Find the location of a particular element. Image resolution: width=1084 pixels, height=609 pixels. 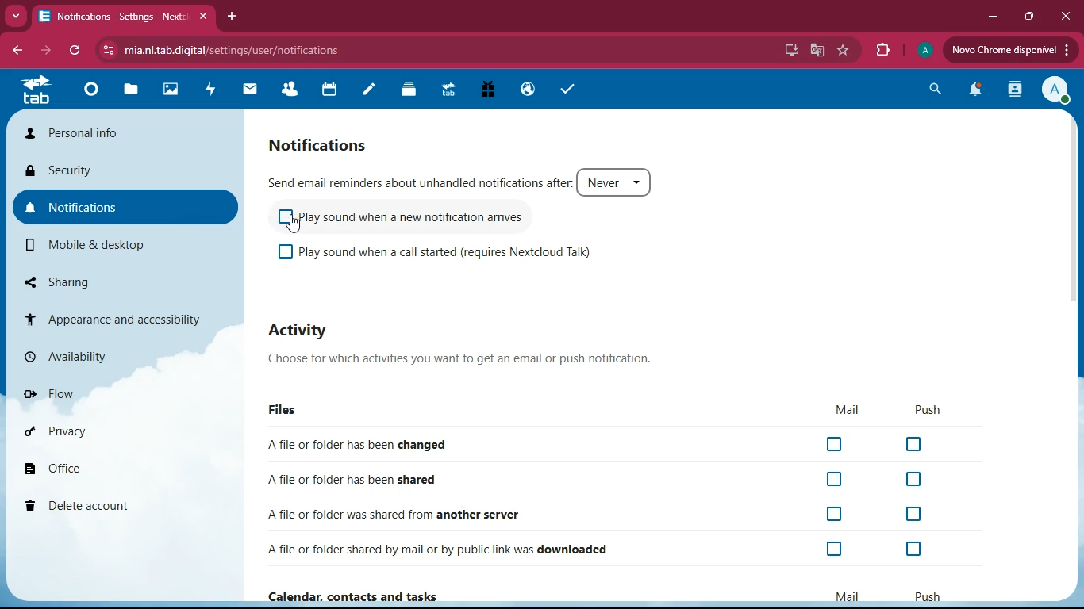

notes is located at coordinates (374, 91).